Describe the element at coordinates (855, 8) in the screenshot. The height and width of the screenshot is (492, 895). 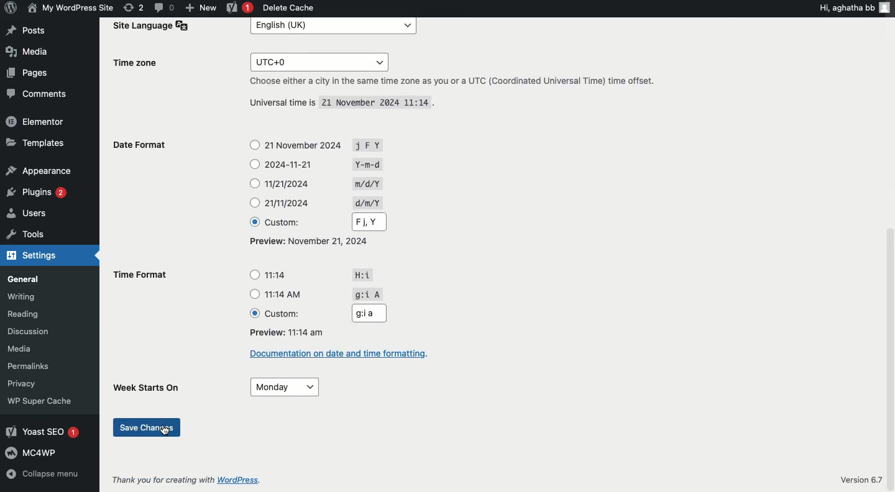
I see `Hi, aghatha bb` at that location.